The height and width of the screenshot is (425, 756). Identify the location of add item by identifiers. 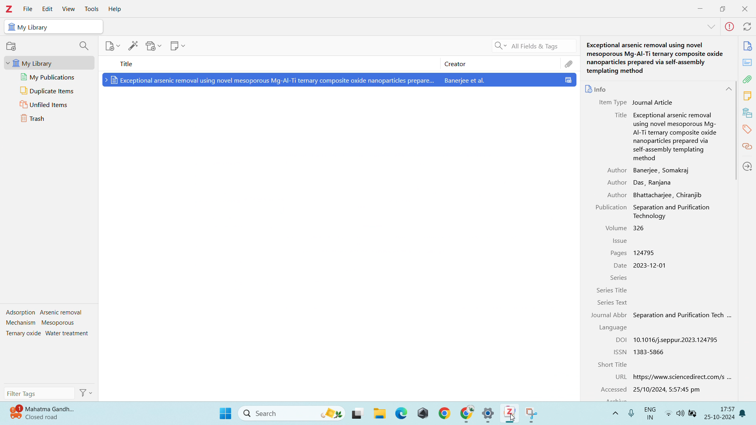
(134, 46).